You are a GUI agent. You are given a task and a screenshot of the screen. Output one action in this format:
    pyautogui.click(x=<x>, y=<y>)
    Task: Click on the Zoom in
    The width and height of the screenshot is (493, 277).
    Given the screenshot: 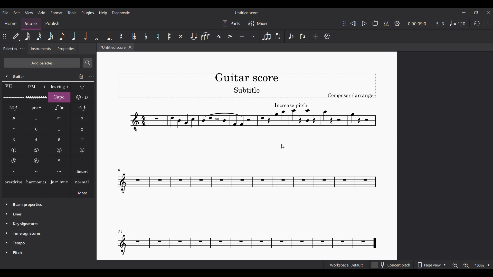 What is the action you would take?
    pyautogui.click(x=466, y=265)
    